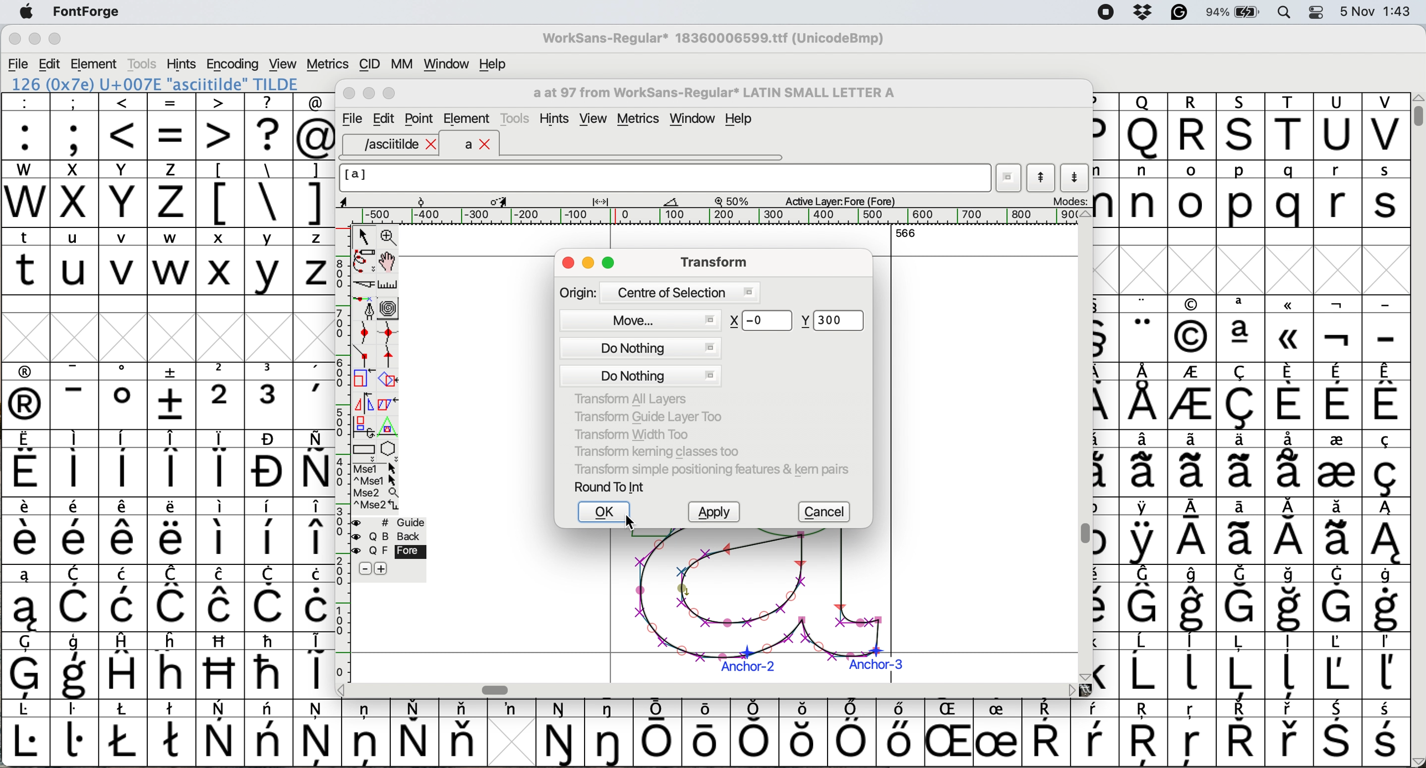  I want to click on symbol, so click(125, 531).